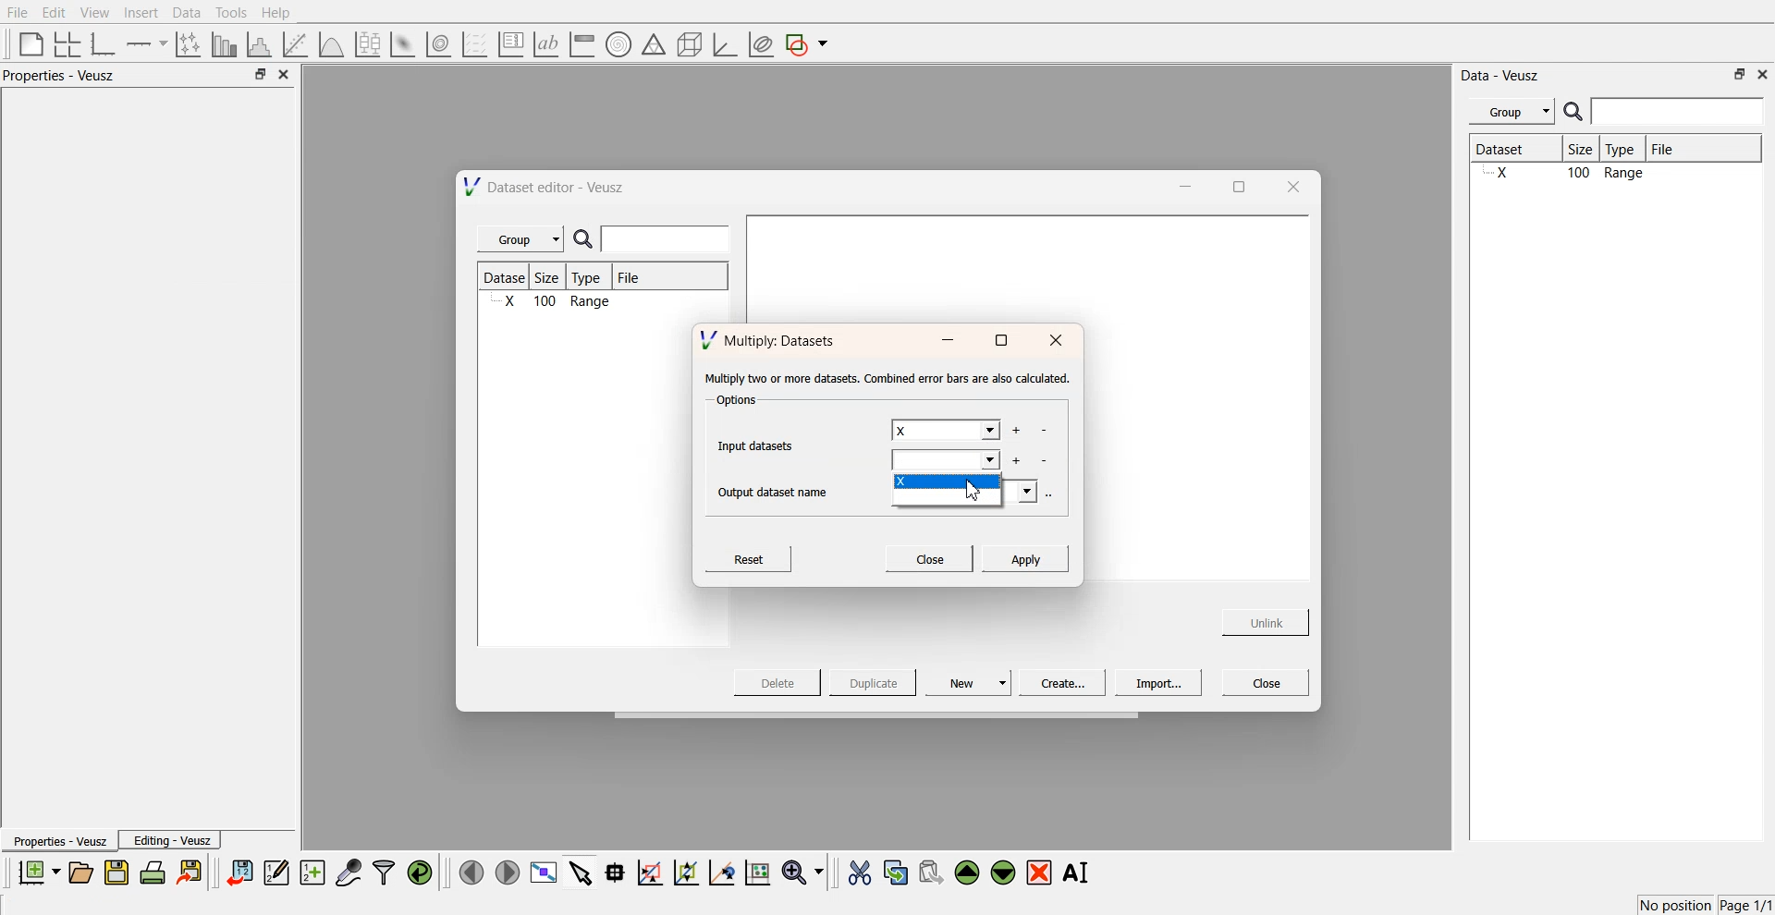  What do you see at coordinates (808, 45) in the screenshot?
I see `add a shape` at bounding box center [808, 45].